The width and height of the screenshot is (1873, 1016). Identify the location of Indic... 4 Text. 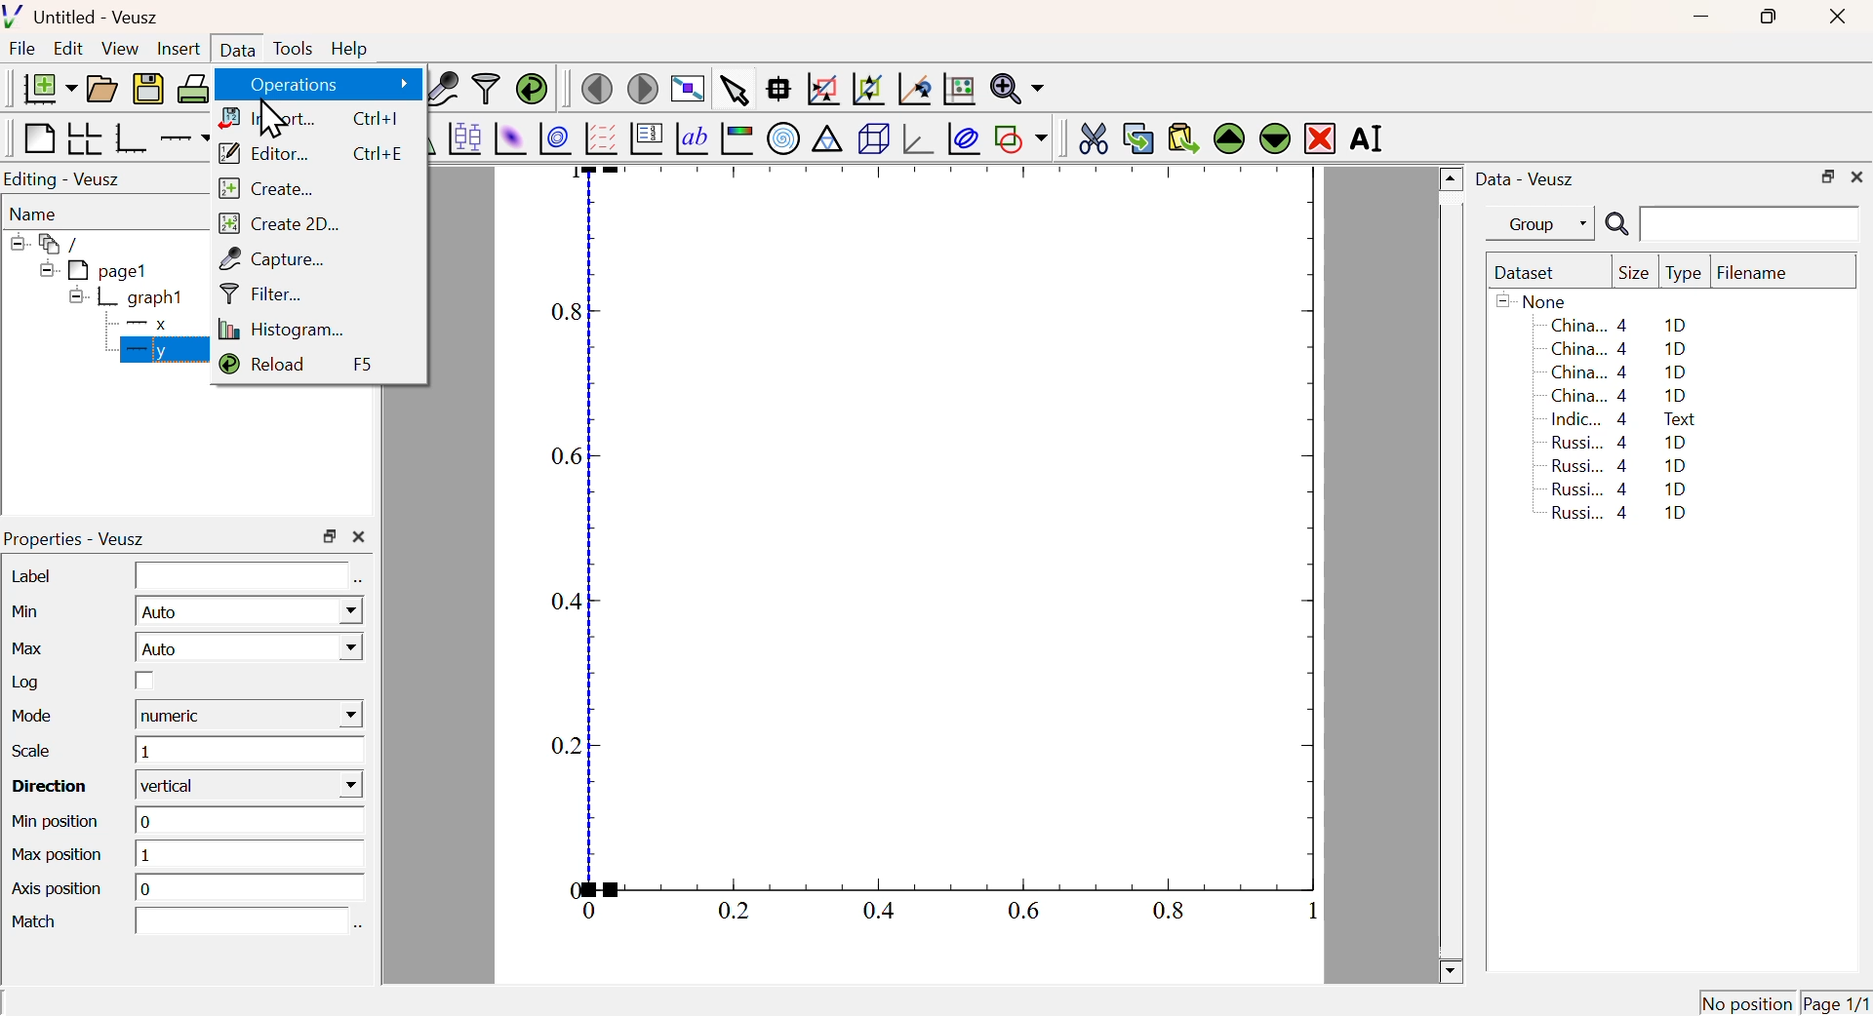
(1623, 419).